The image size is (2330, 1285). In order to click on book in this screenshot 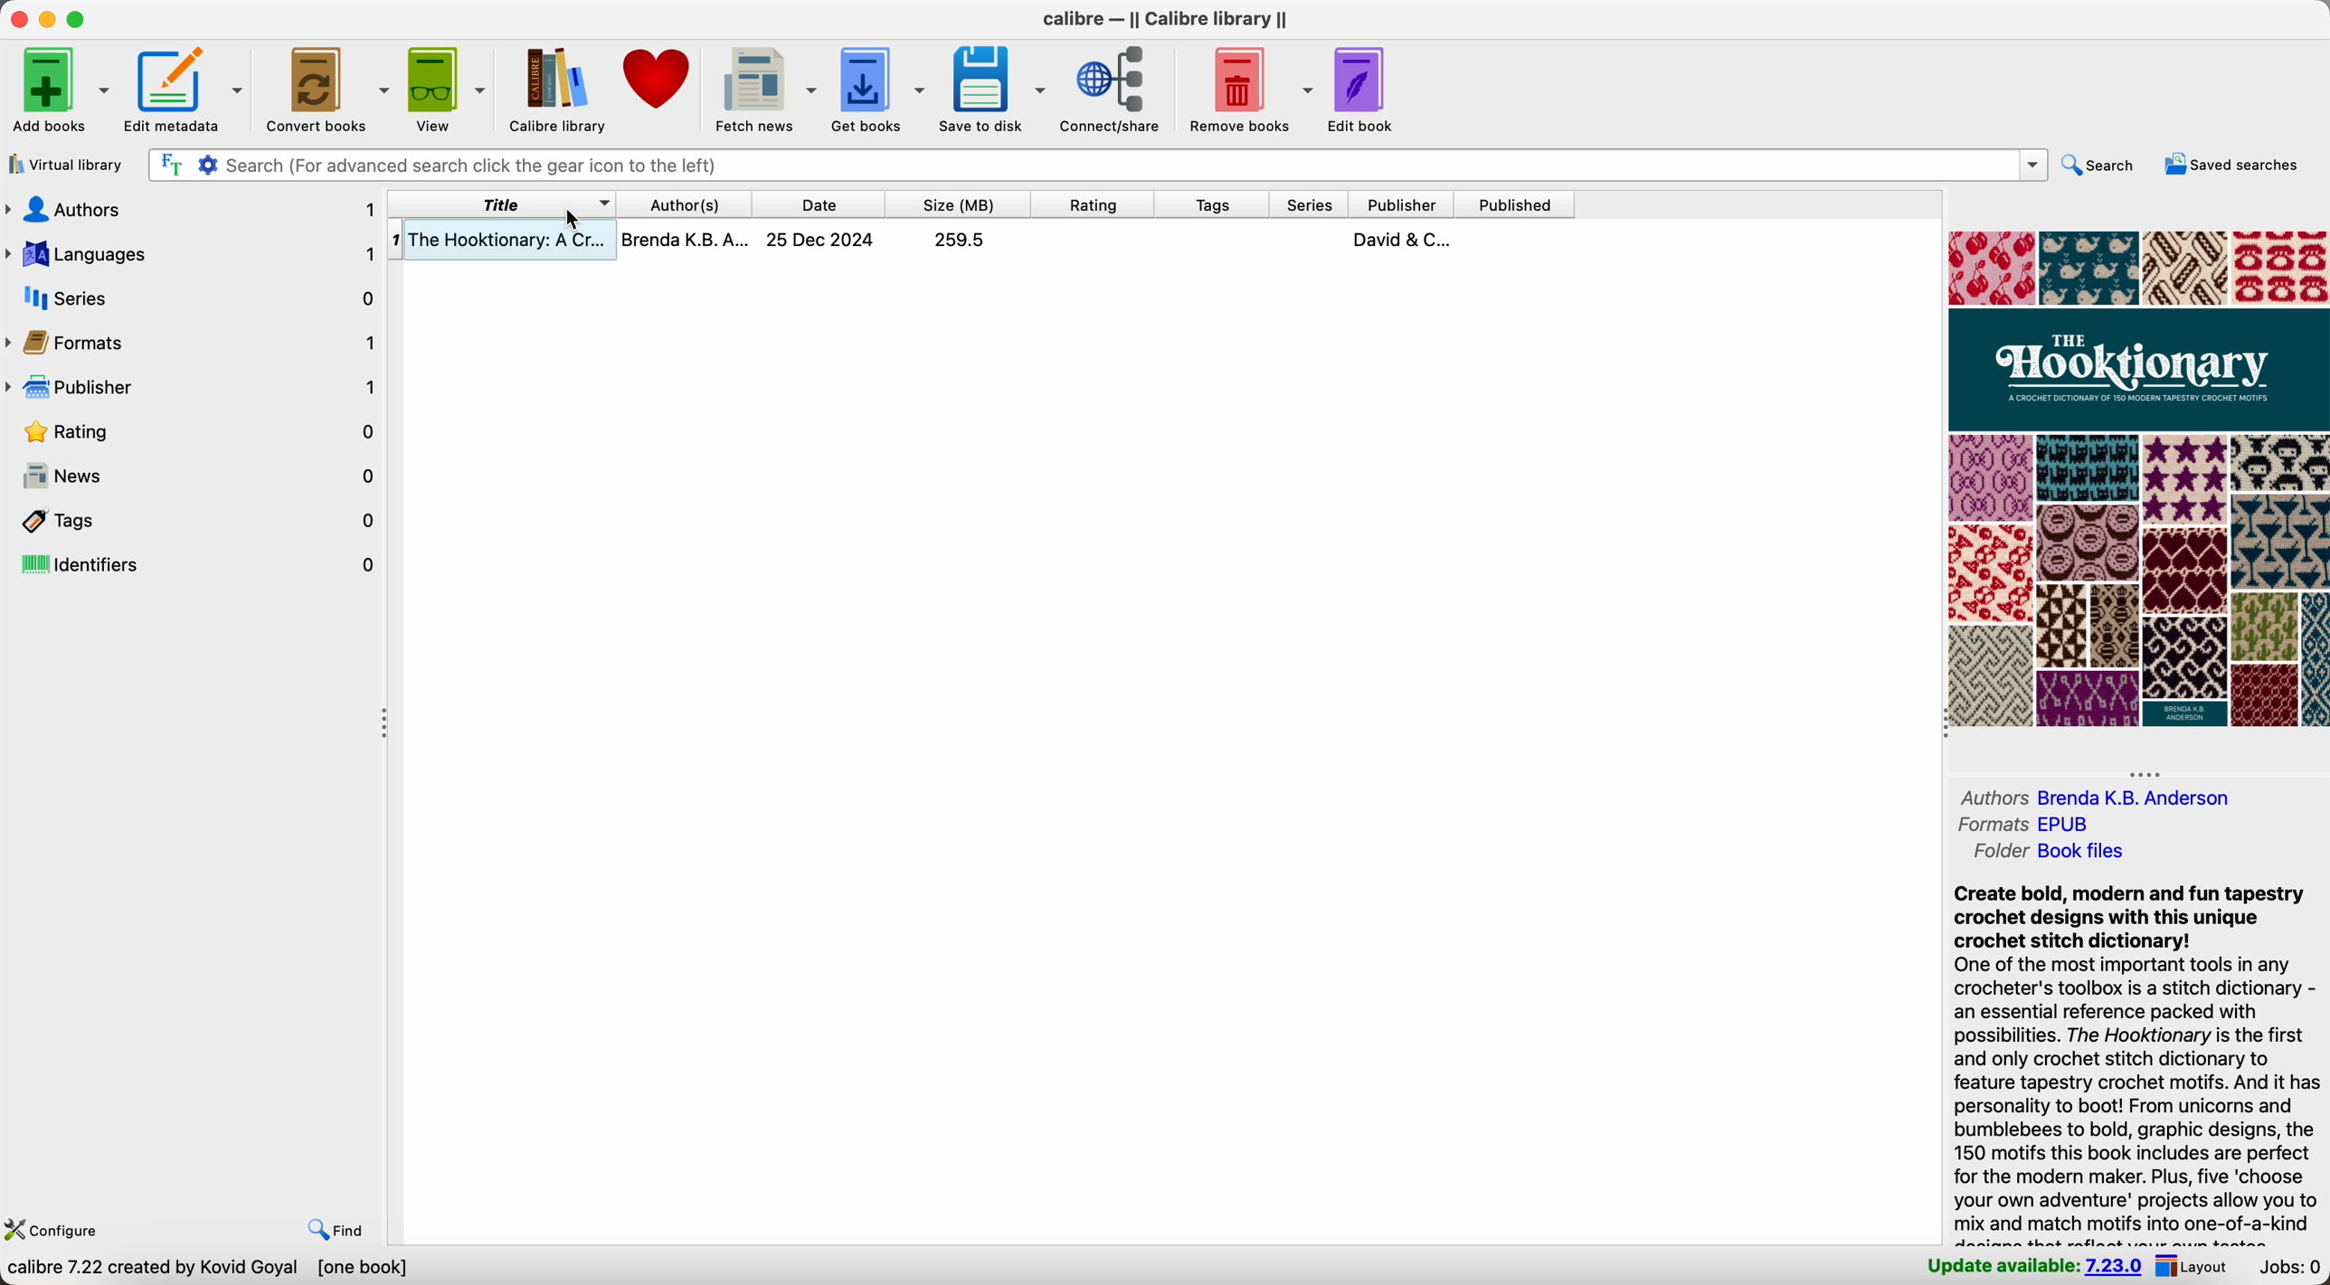, I will do `click(981, 243)`.